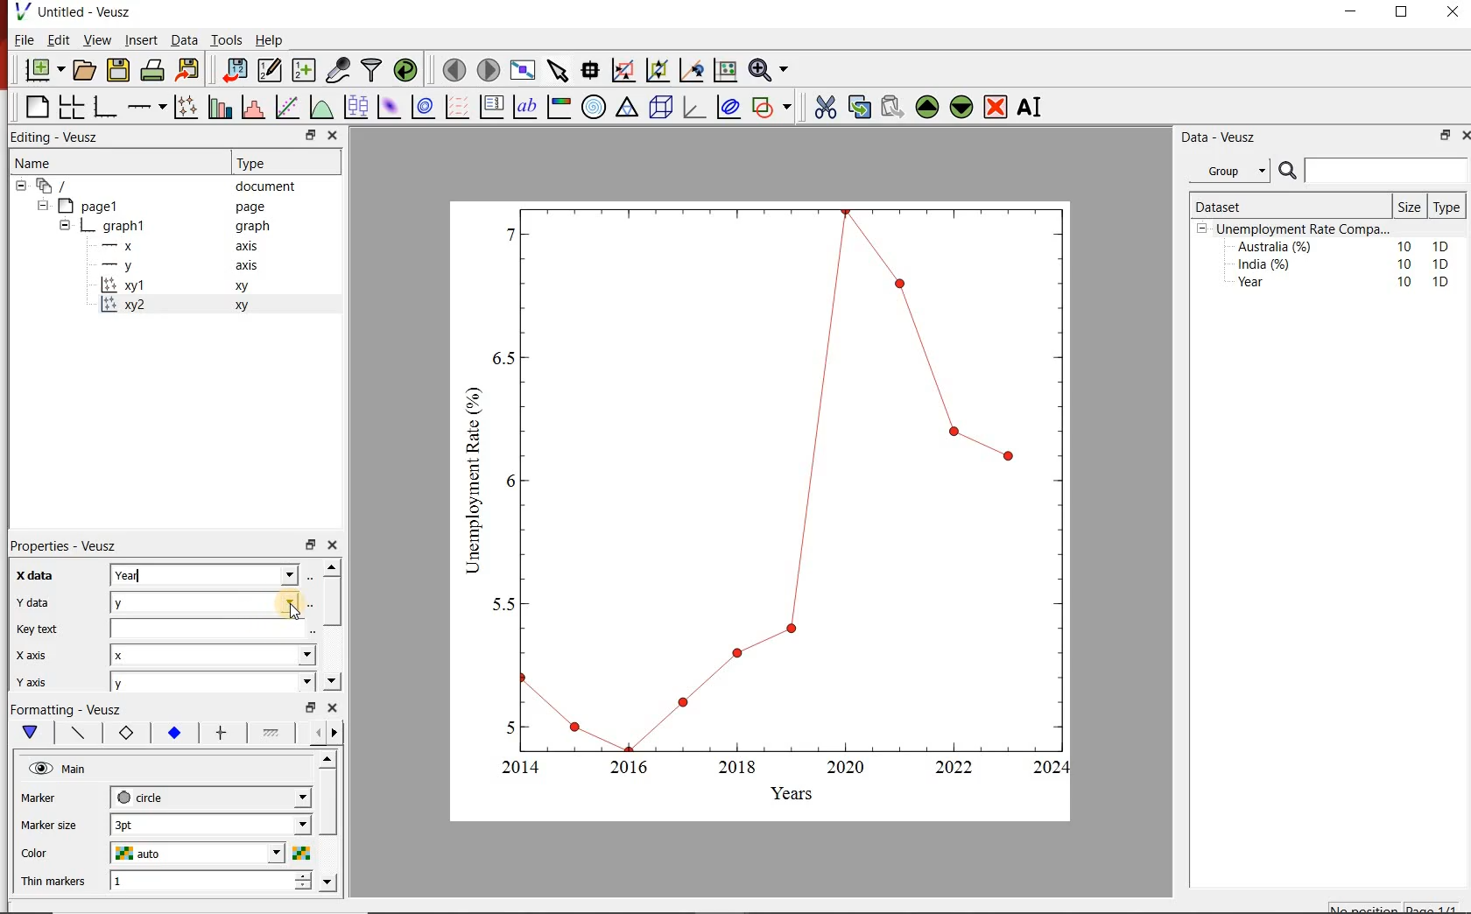 This screenshot has height=914, width=1471. Describe the element at coordinates (201, 304) in the screenshot. I see `xy 2 xy` at that location.